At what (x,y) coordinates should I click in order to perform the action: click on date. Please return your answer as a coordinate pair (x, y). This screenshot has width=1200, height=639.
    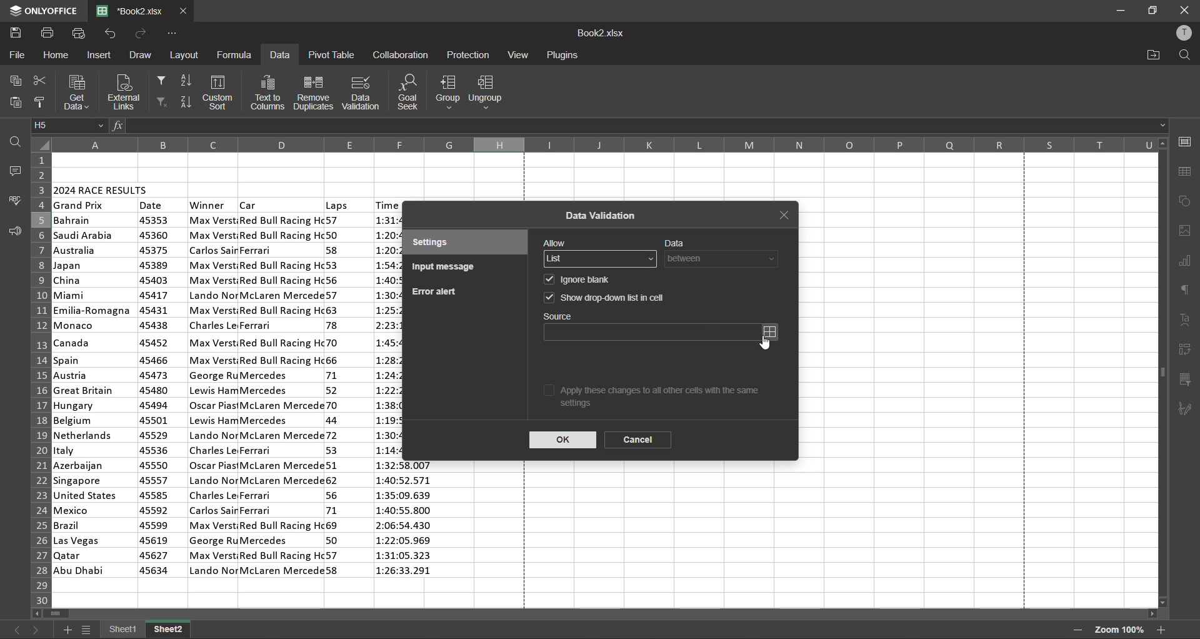
    Looking at the image, I should click on (152, 205).